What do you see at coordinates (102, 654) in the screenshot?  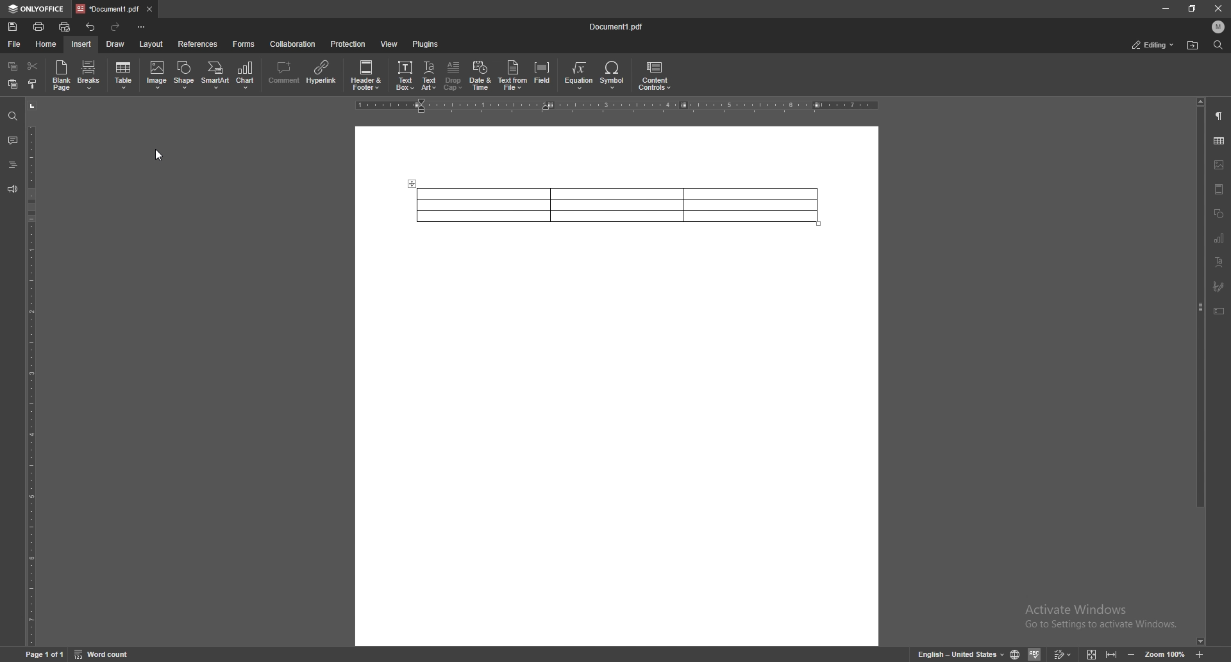 I see `word count` at bounding box center [102, 654].